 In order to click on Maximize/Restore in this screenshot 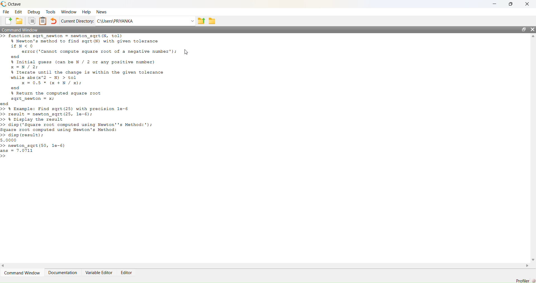, I will do `click(524, 30)`.